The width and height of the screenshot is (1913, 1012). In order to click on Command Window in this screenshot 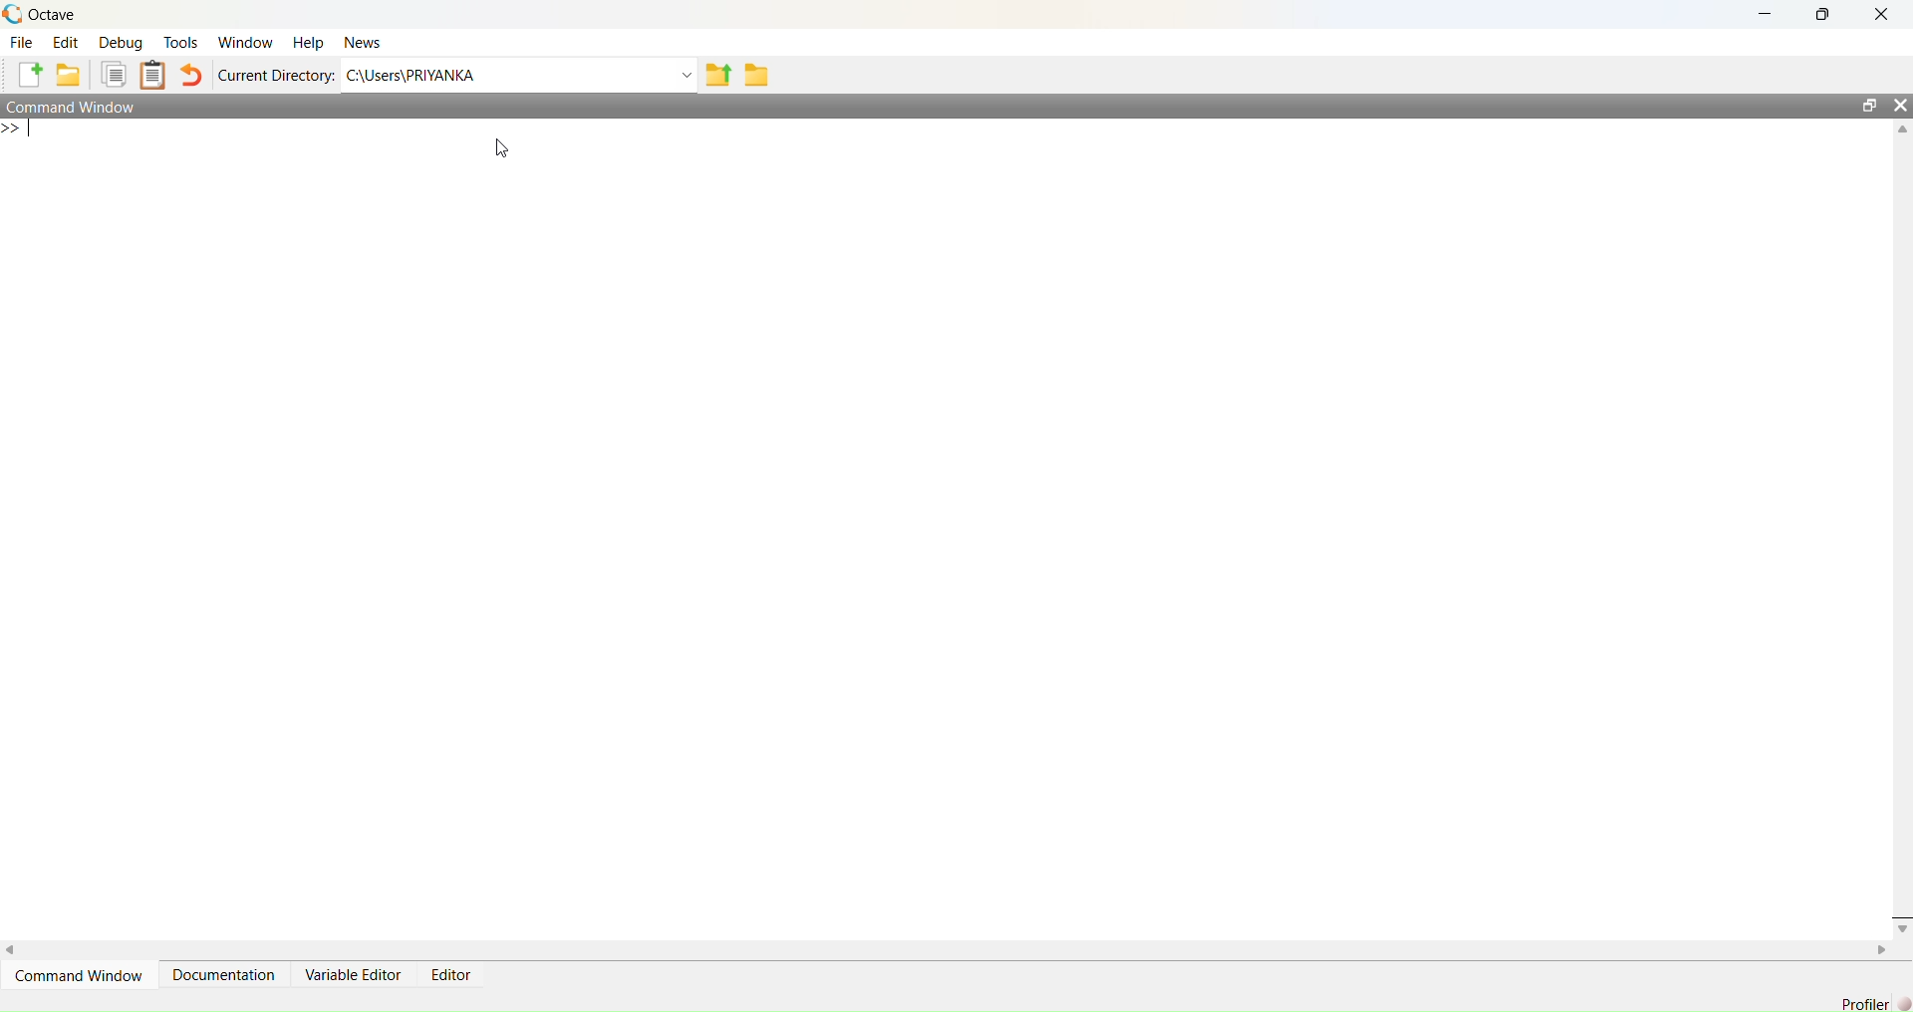, I will do `click(84, 974)`.